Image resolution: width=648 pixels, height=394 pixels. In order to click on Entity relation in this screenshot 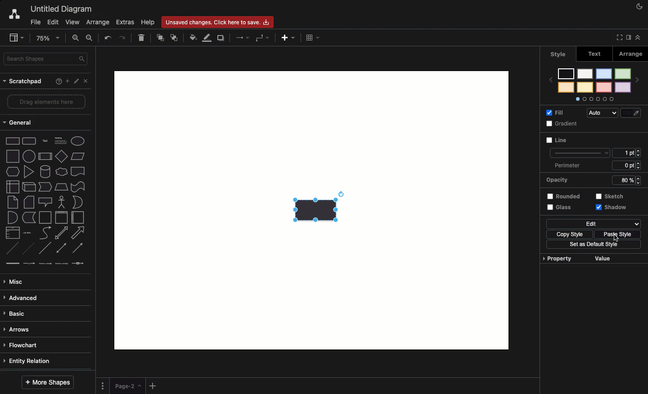, I will do `click(28, 362)`.